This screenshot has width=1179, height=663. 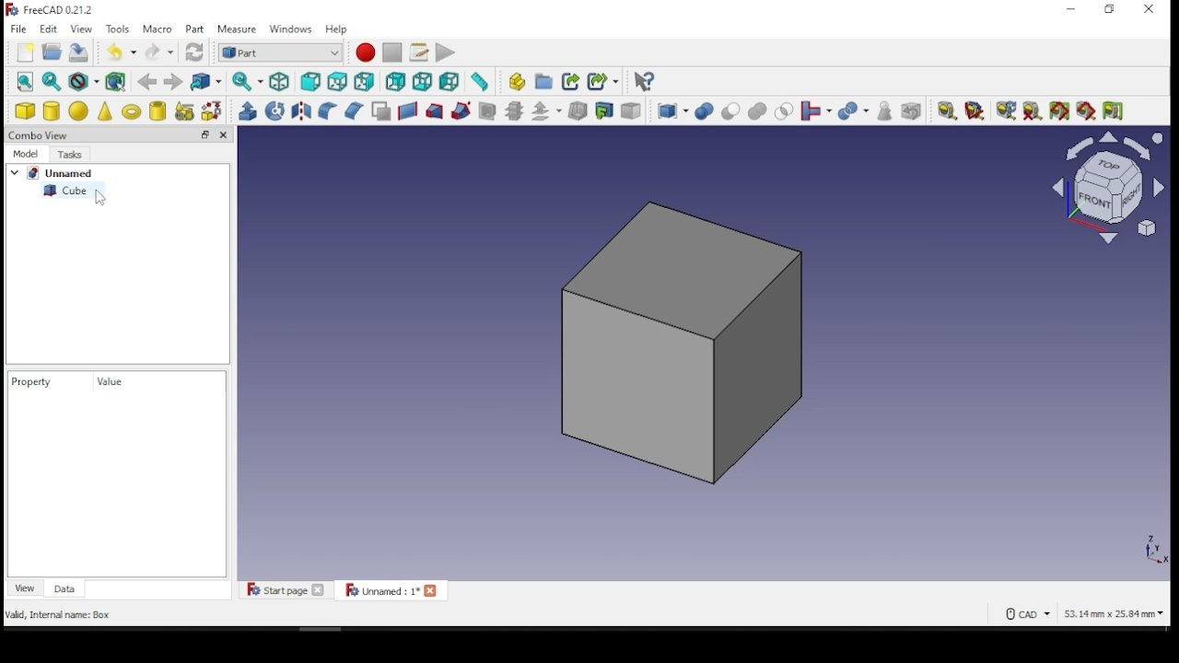 I want to click on cube, so click(x=74, y=190).